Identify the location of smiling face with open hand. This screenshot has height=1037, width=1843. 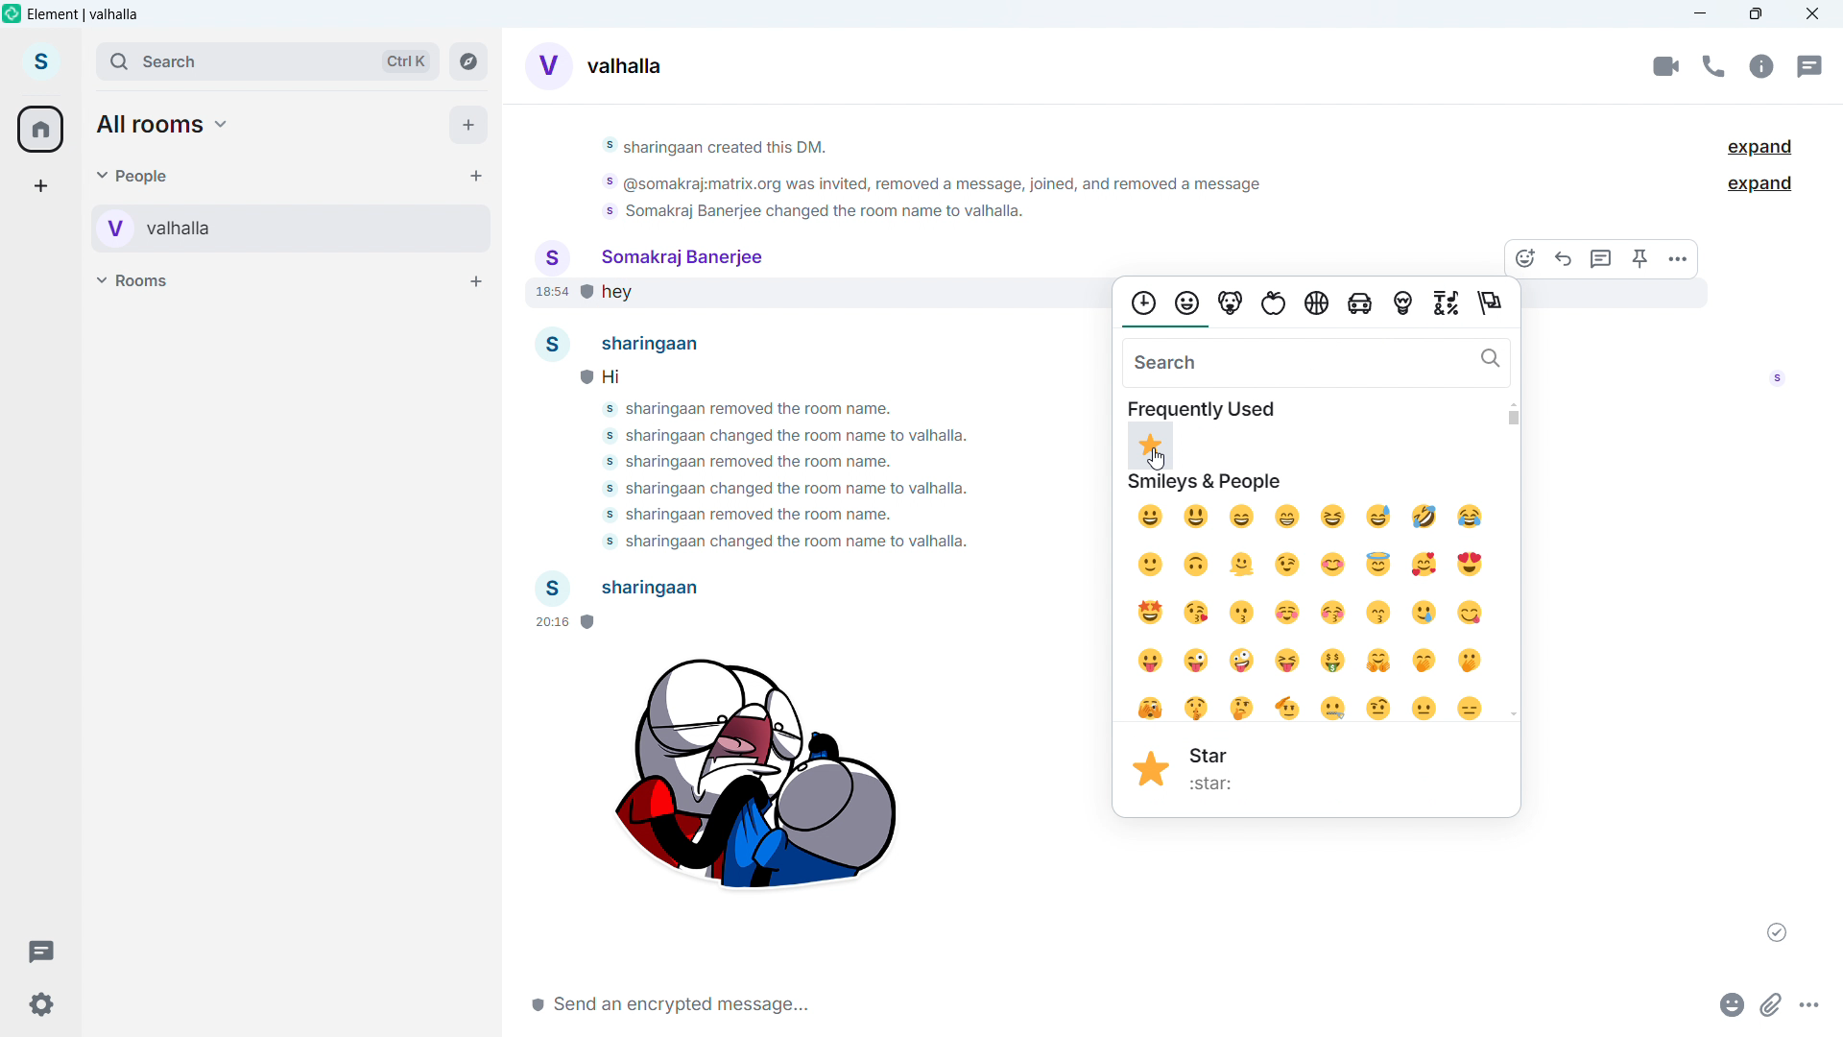
(1381, 662).